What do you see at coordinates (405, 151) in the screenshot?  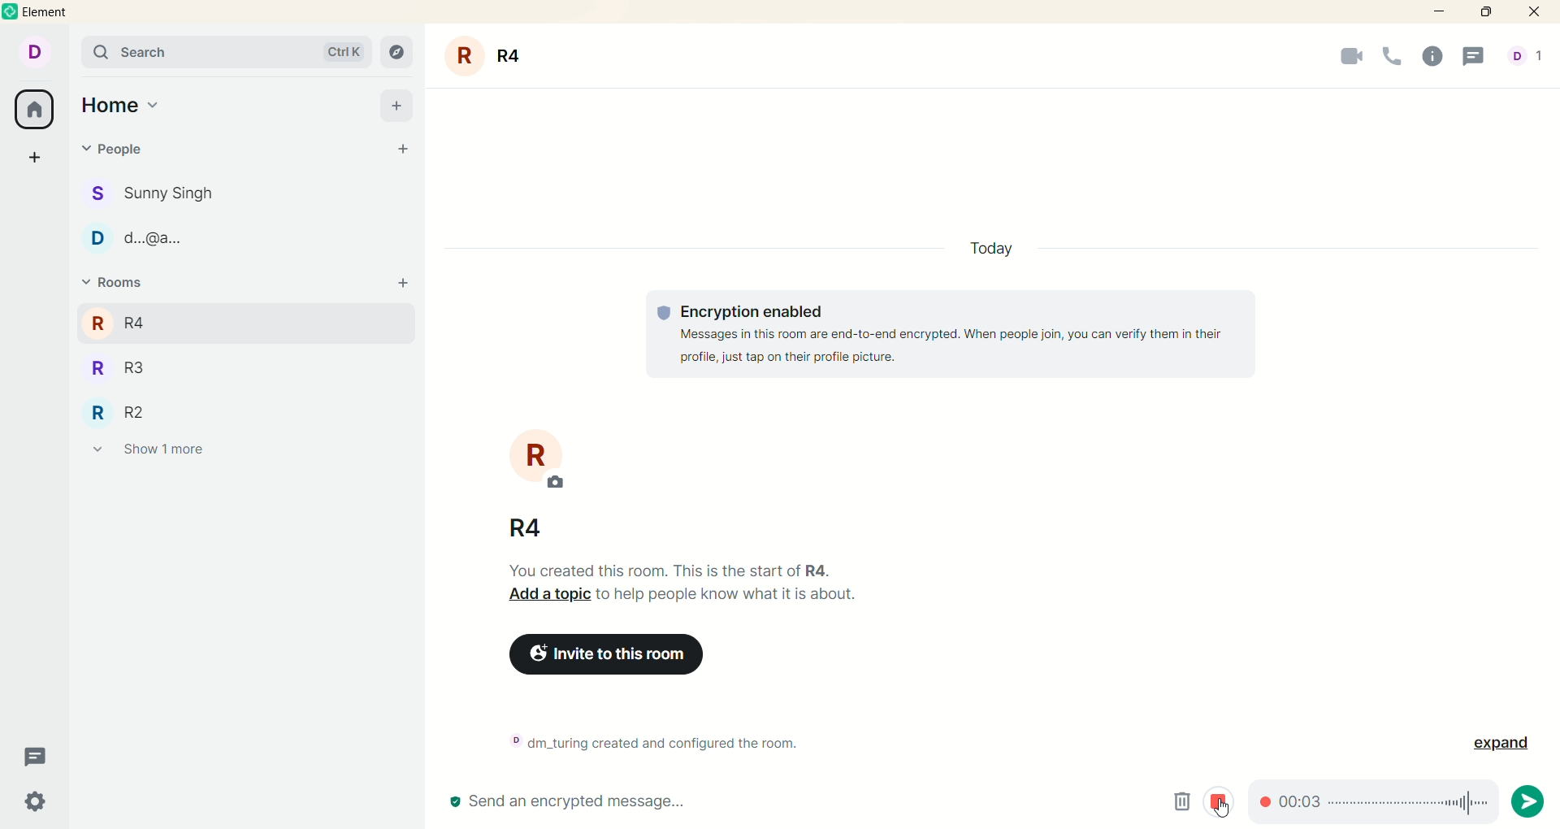 I see `start chat` at bounding box center [405, 151].